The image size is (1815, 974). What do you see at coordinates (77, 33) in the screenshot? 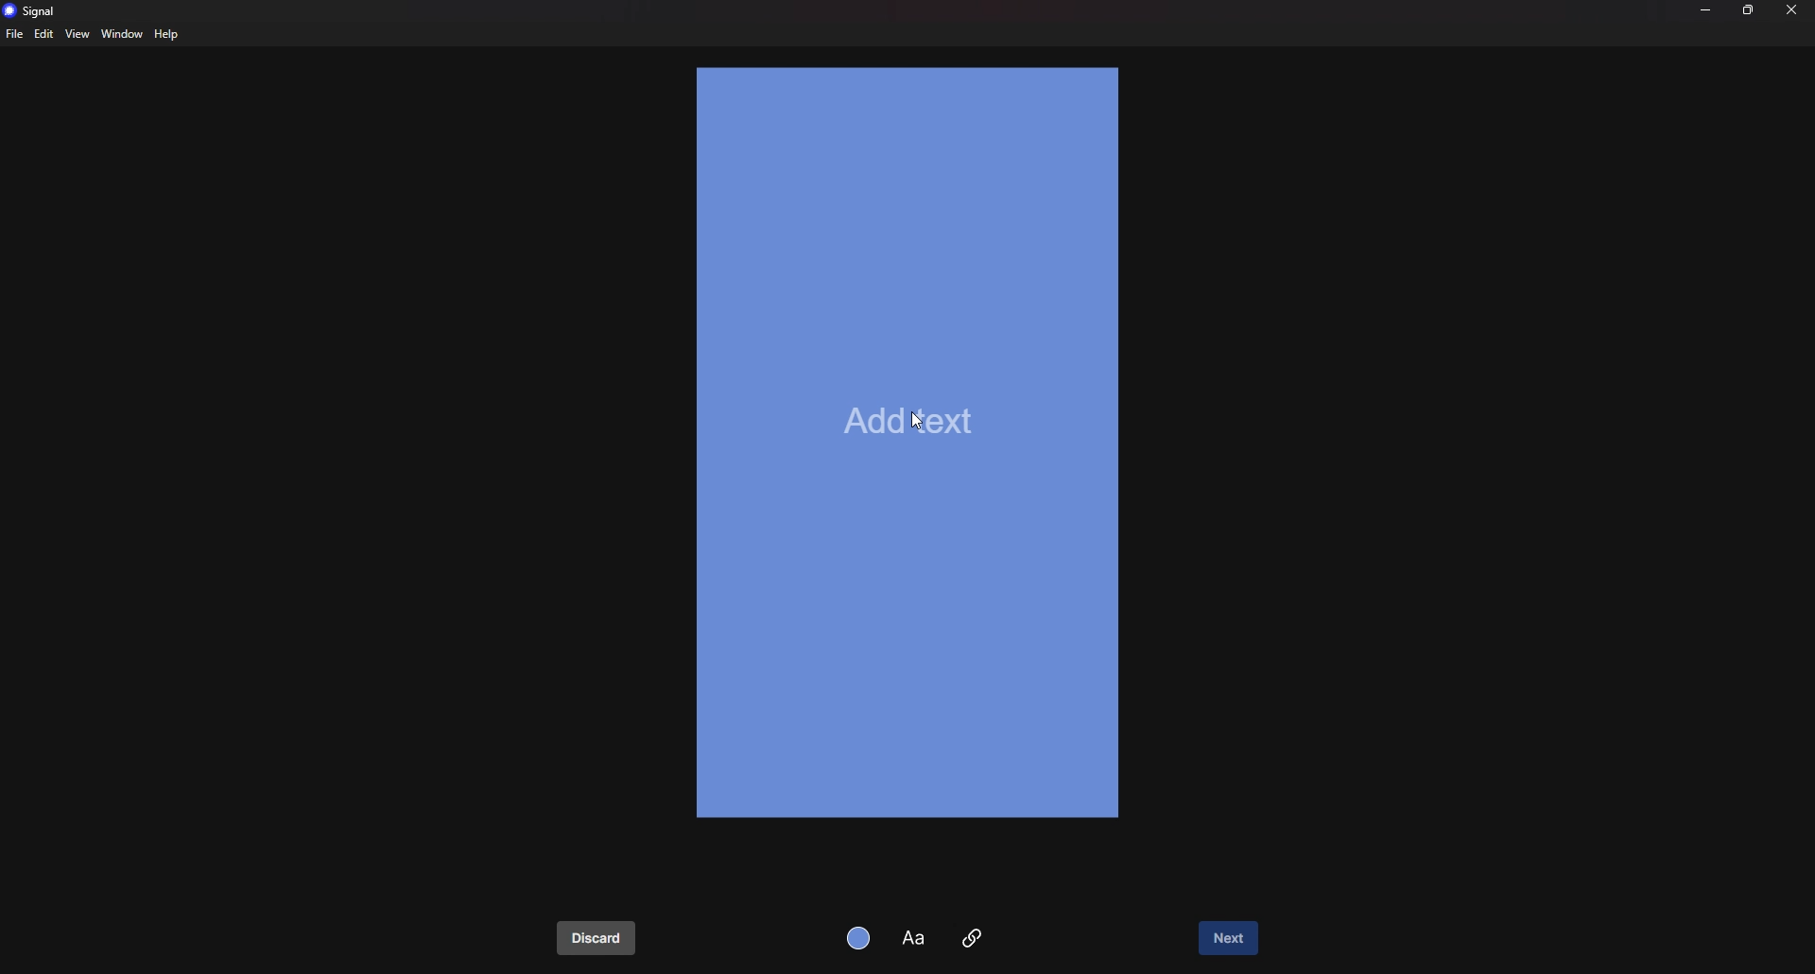
I see `view` at bounding box center [77, 33].